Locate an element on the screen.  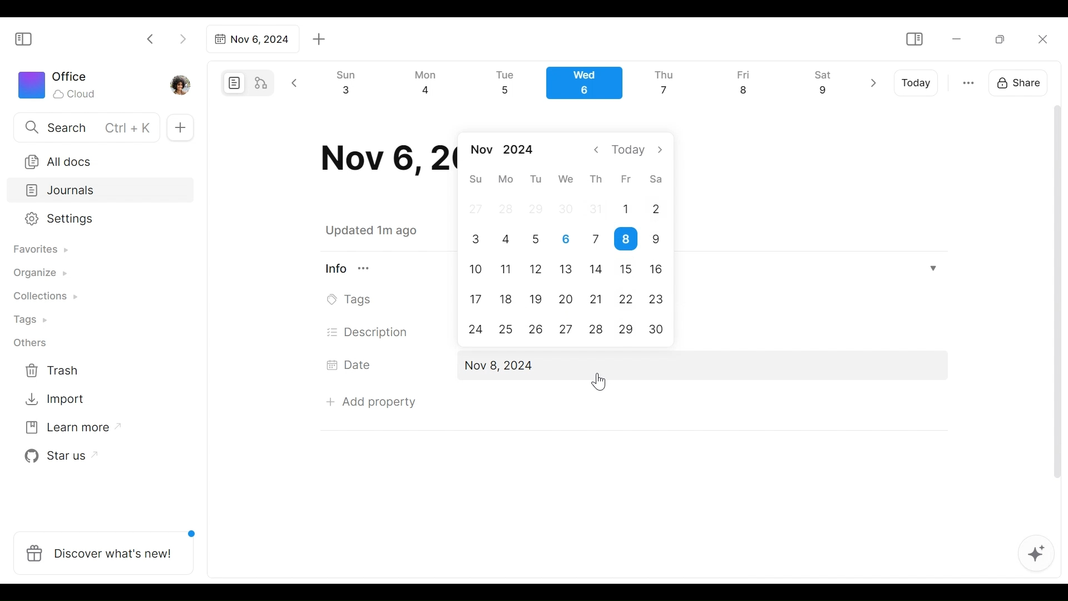
Saved is located at coordinates (385, 230).